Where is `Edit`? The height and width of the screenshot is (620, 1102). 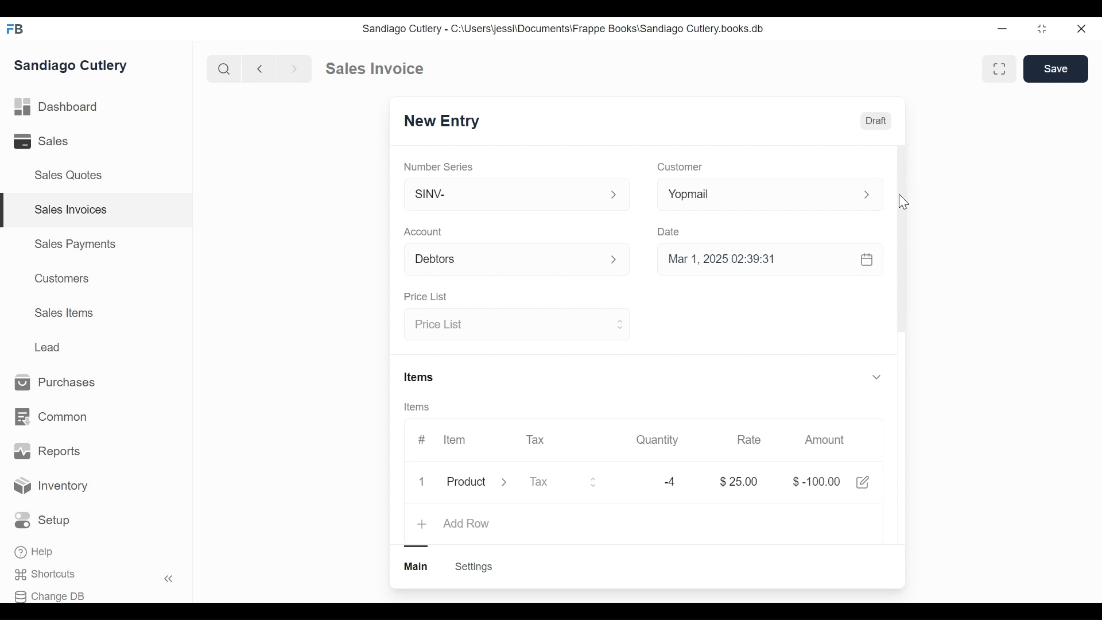
Edit is located at coordinates (862, 482).